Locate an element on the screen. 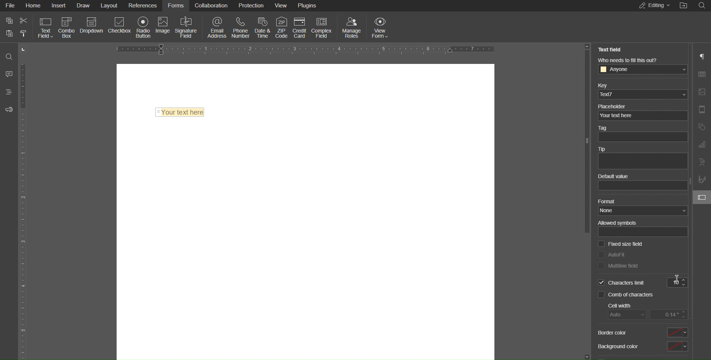 The image size is (711, 360). Signature is located at coordinates (702, 180).